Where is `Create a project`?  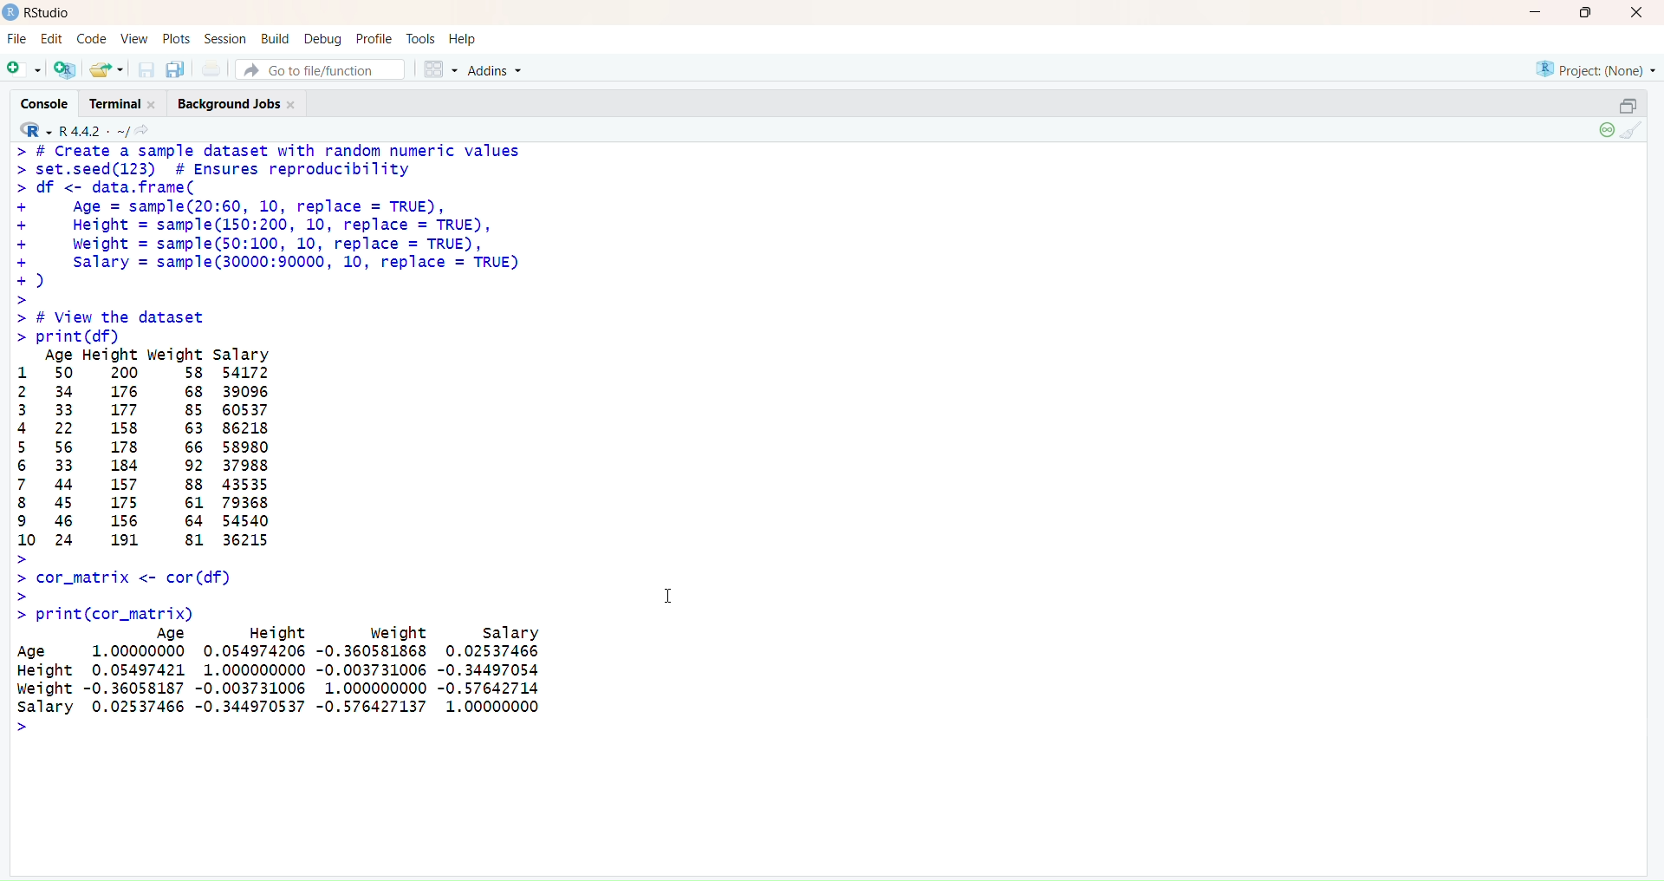
Create a project is located at coordinates (62, 68).